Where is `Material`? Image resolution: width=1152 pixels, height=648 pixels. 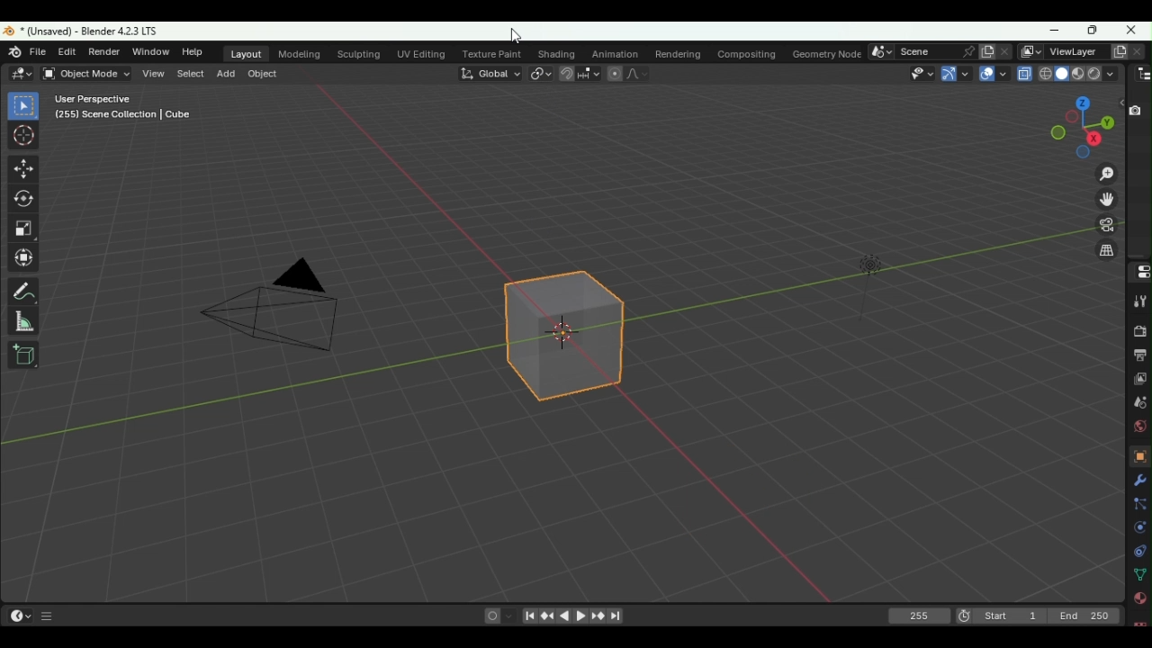 Material is located at coordinates (1140, 598).